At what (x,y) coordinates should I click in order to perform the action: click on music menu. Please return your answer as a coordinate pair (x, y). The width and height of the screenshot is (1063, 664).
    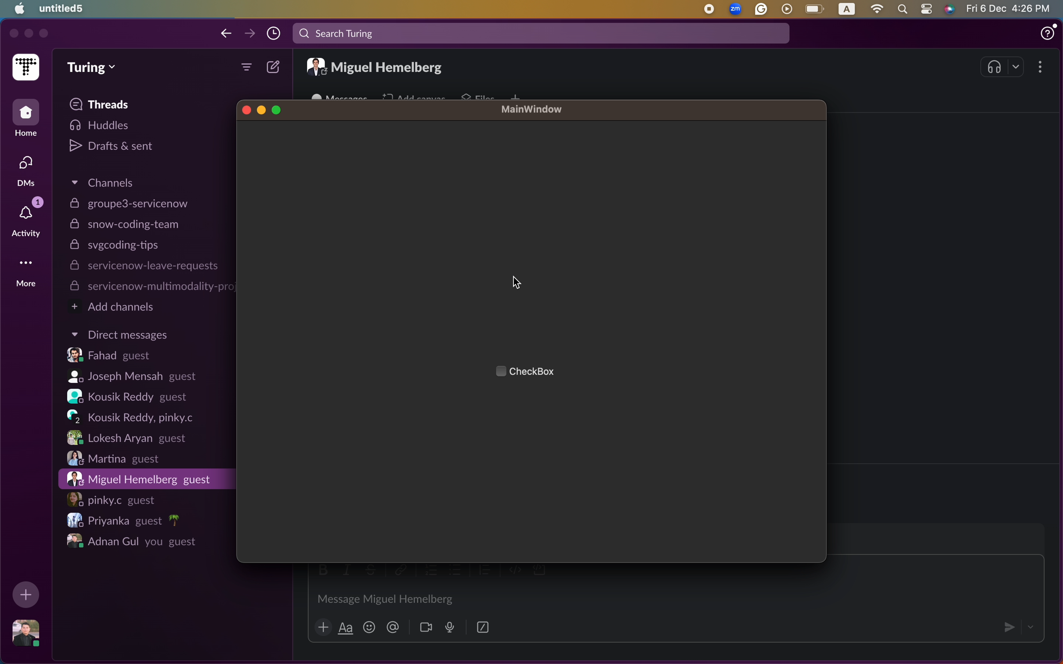
    Looking at the image, I should click on (1004, 66).